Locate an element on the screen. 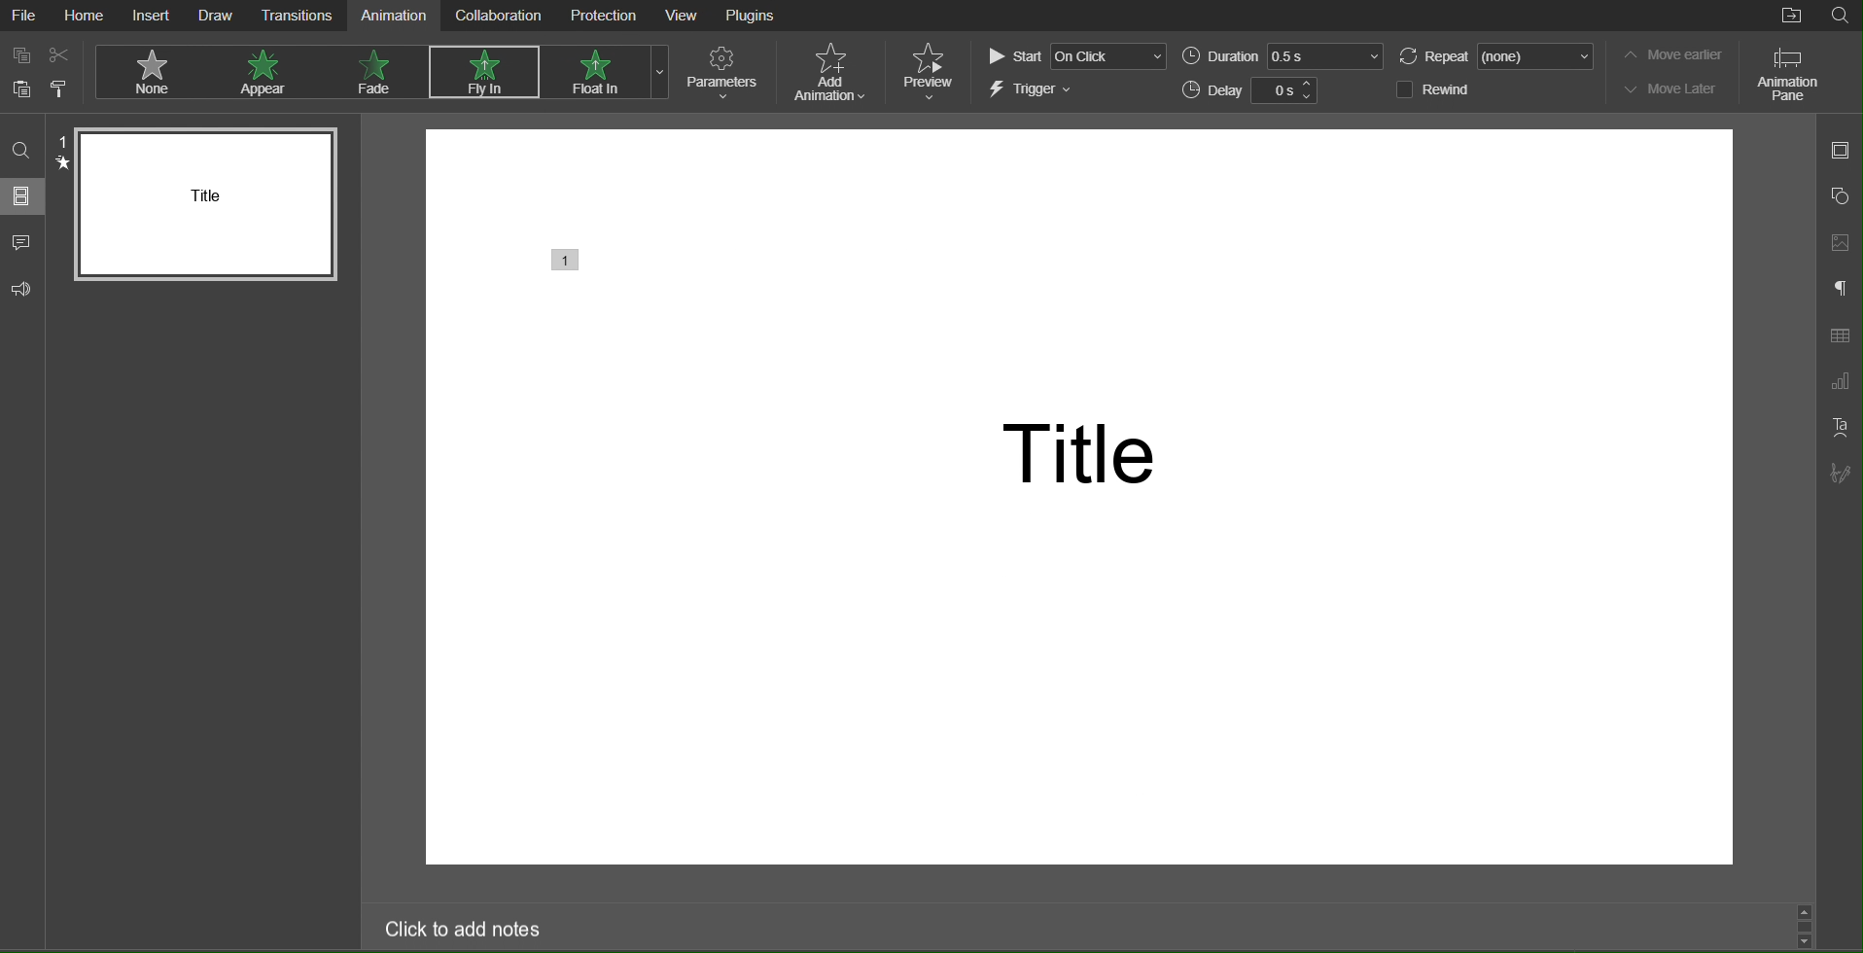 The image size is (1863, 953). Delay is located at coordinates (1255, 89).